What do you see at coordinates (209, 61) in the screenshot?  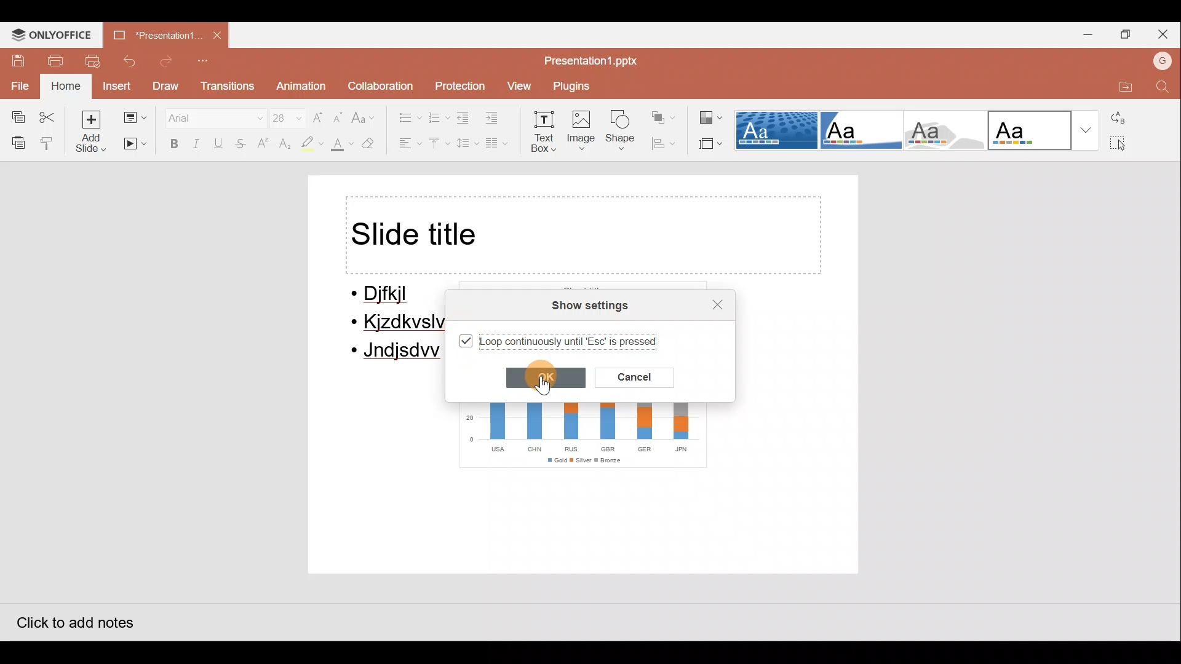 I see `Customize quick access toolbar` at bounding box center [209, 61].